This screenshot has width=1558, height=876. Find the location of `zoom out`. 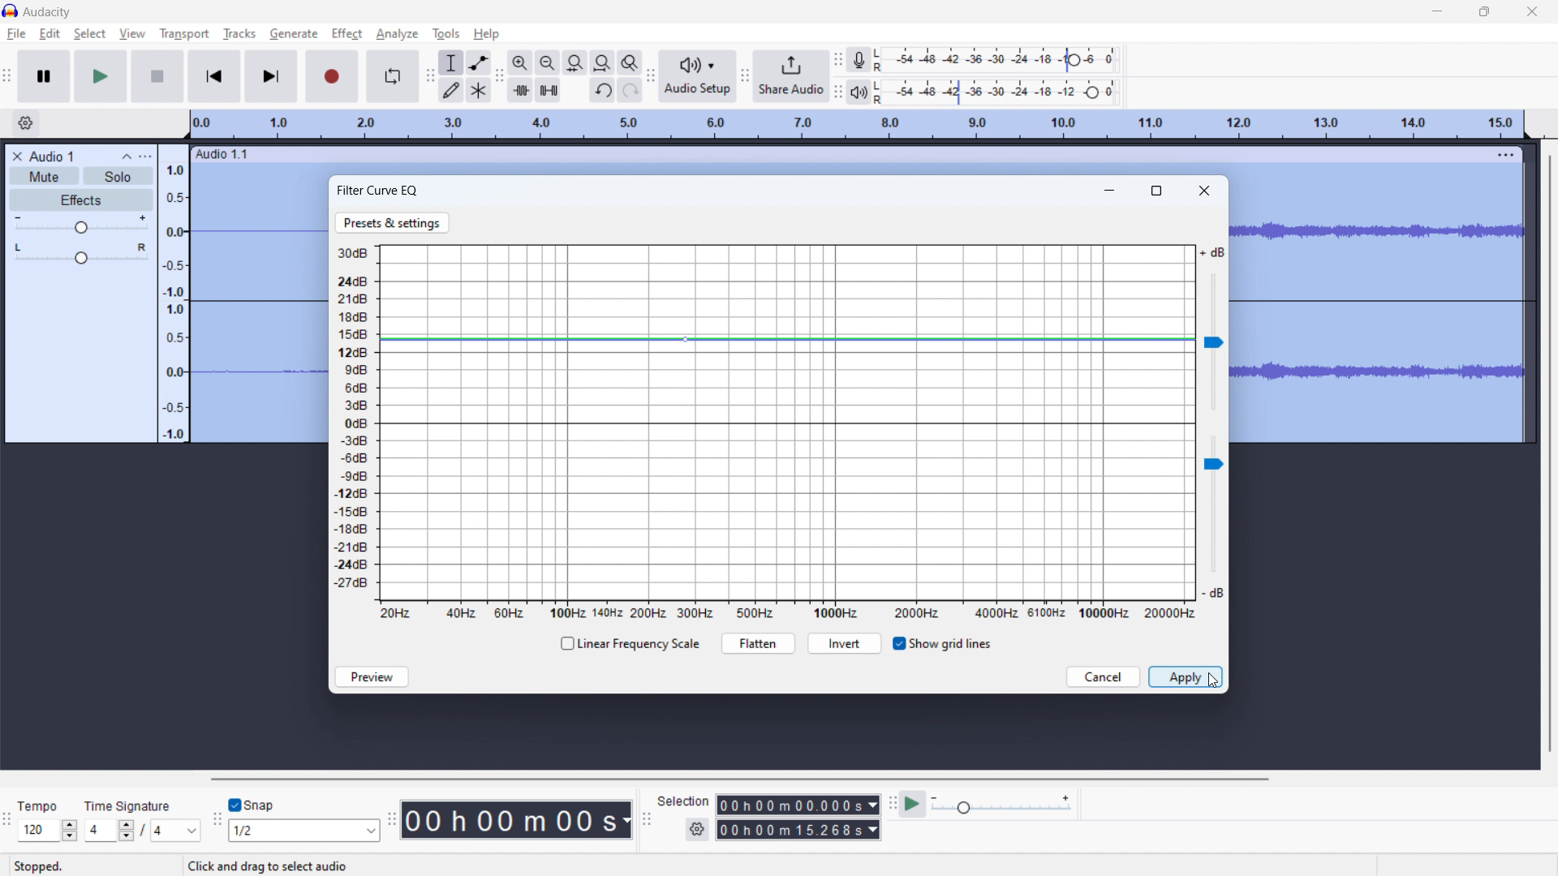

zoom out is located at coordinates (547, 62).